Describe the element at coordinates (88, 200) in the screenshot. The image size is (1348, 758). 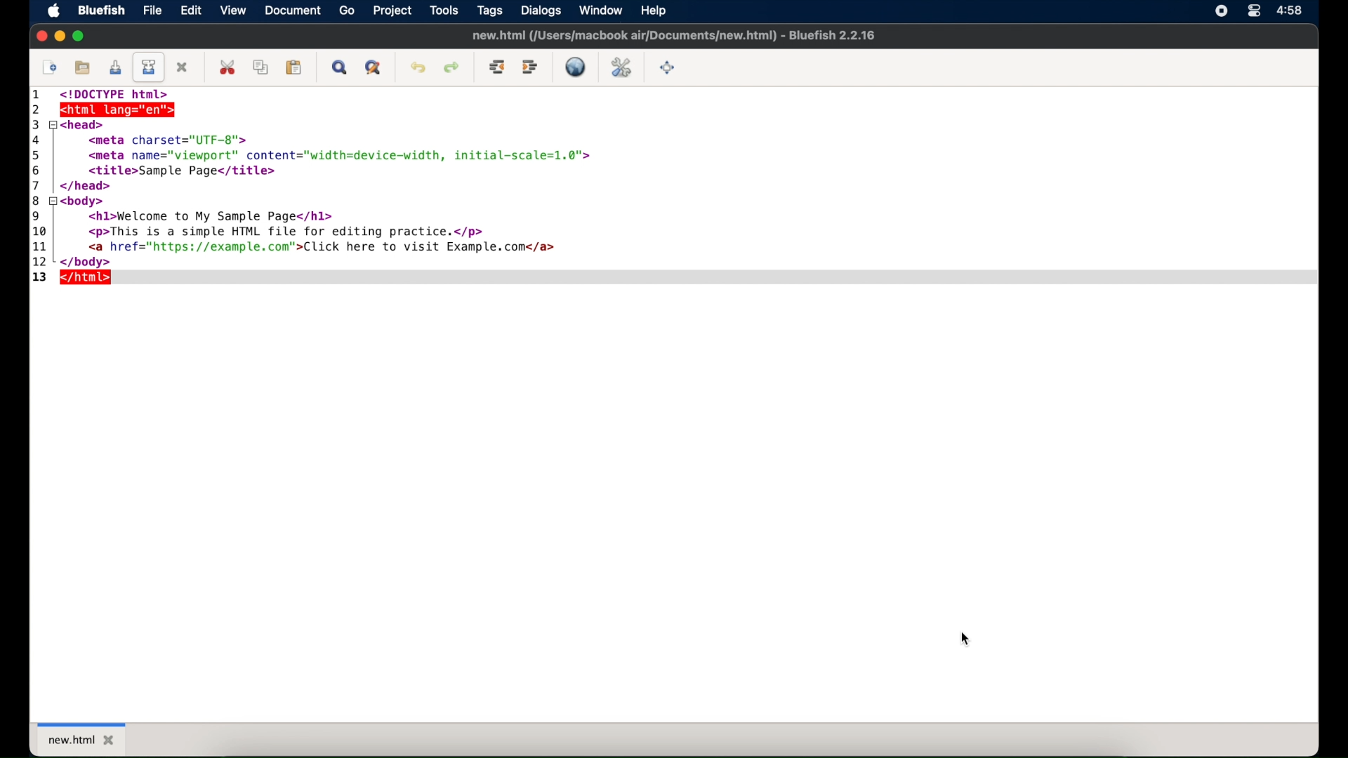
I see `<body>` at that location.